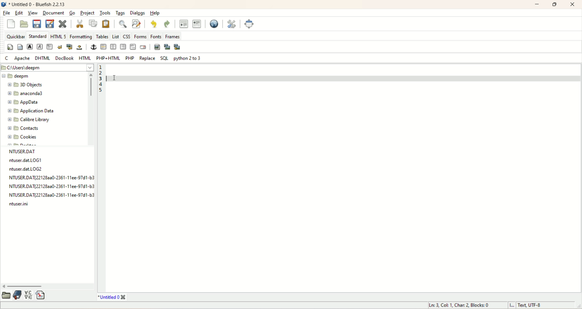 Image resolution: width=582 pixels, height=309 pixels. What do you see at coordinates (122, 23) in the screenshot?
I see `show find bar` at bounding box center [122, 23].